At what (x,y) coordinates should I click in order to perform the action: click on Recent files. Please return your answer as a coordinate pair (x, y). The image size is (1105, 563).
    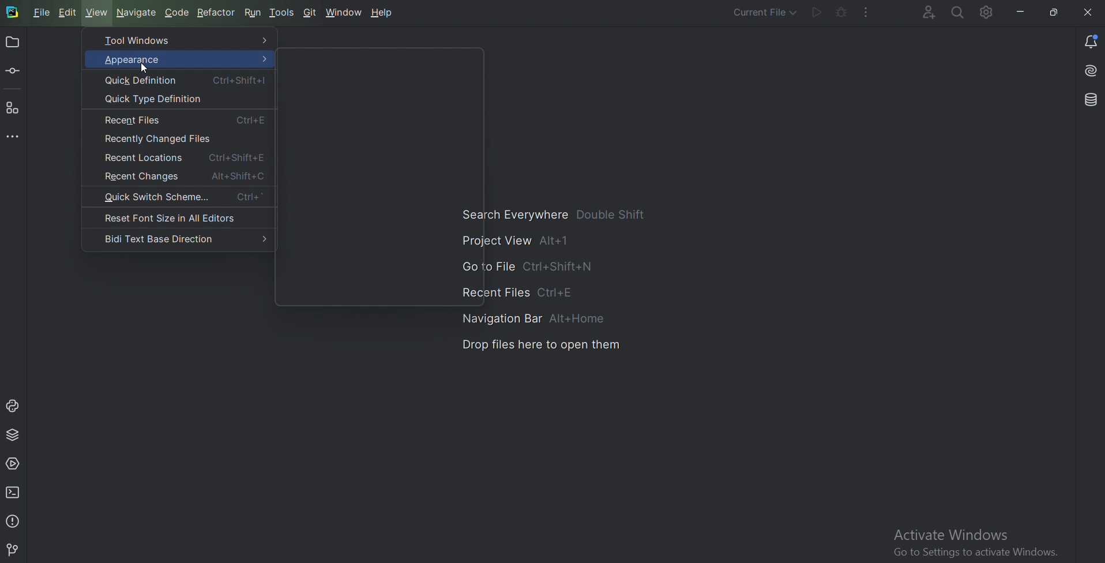
    Looking at the image, I should click on (186, 120).